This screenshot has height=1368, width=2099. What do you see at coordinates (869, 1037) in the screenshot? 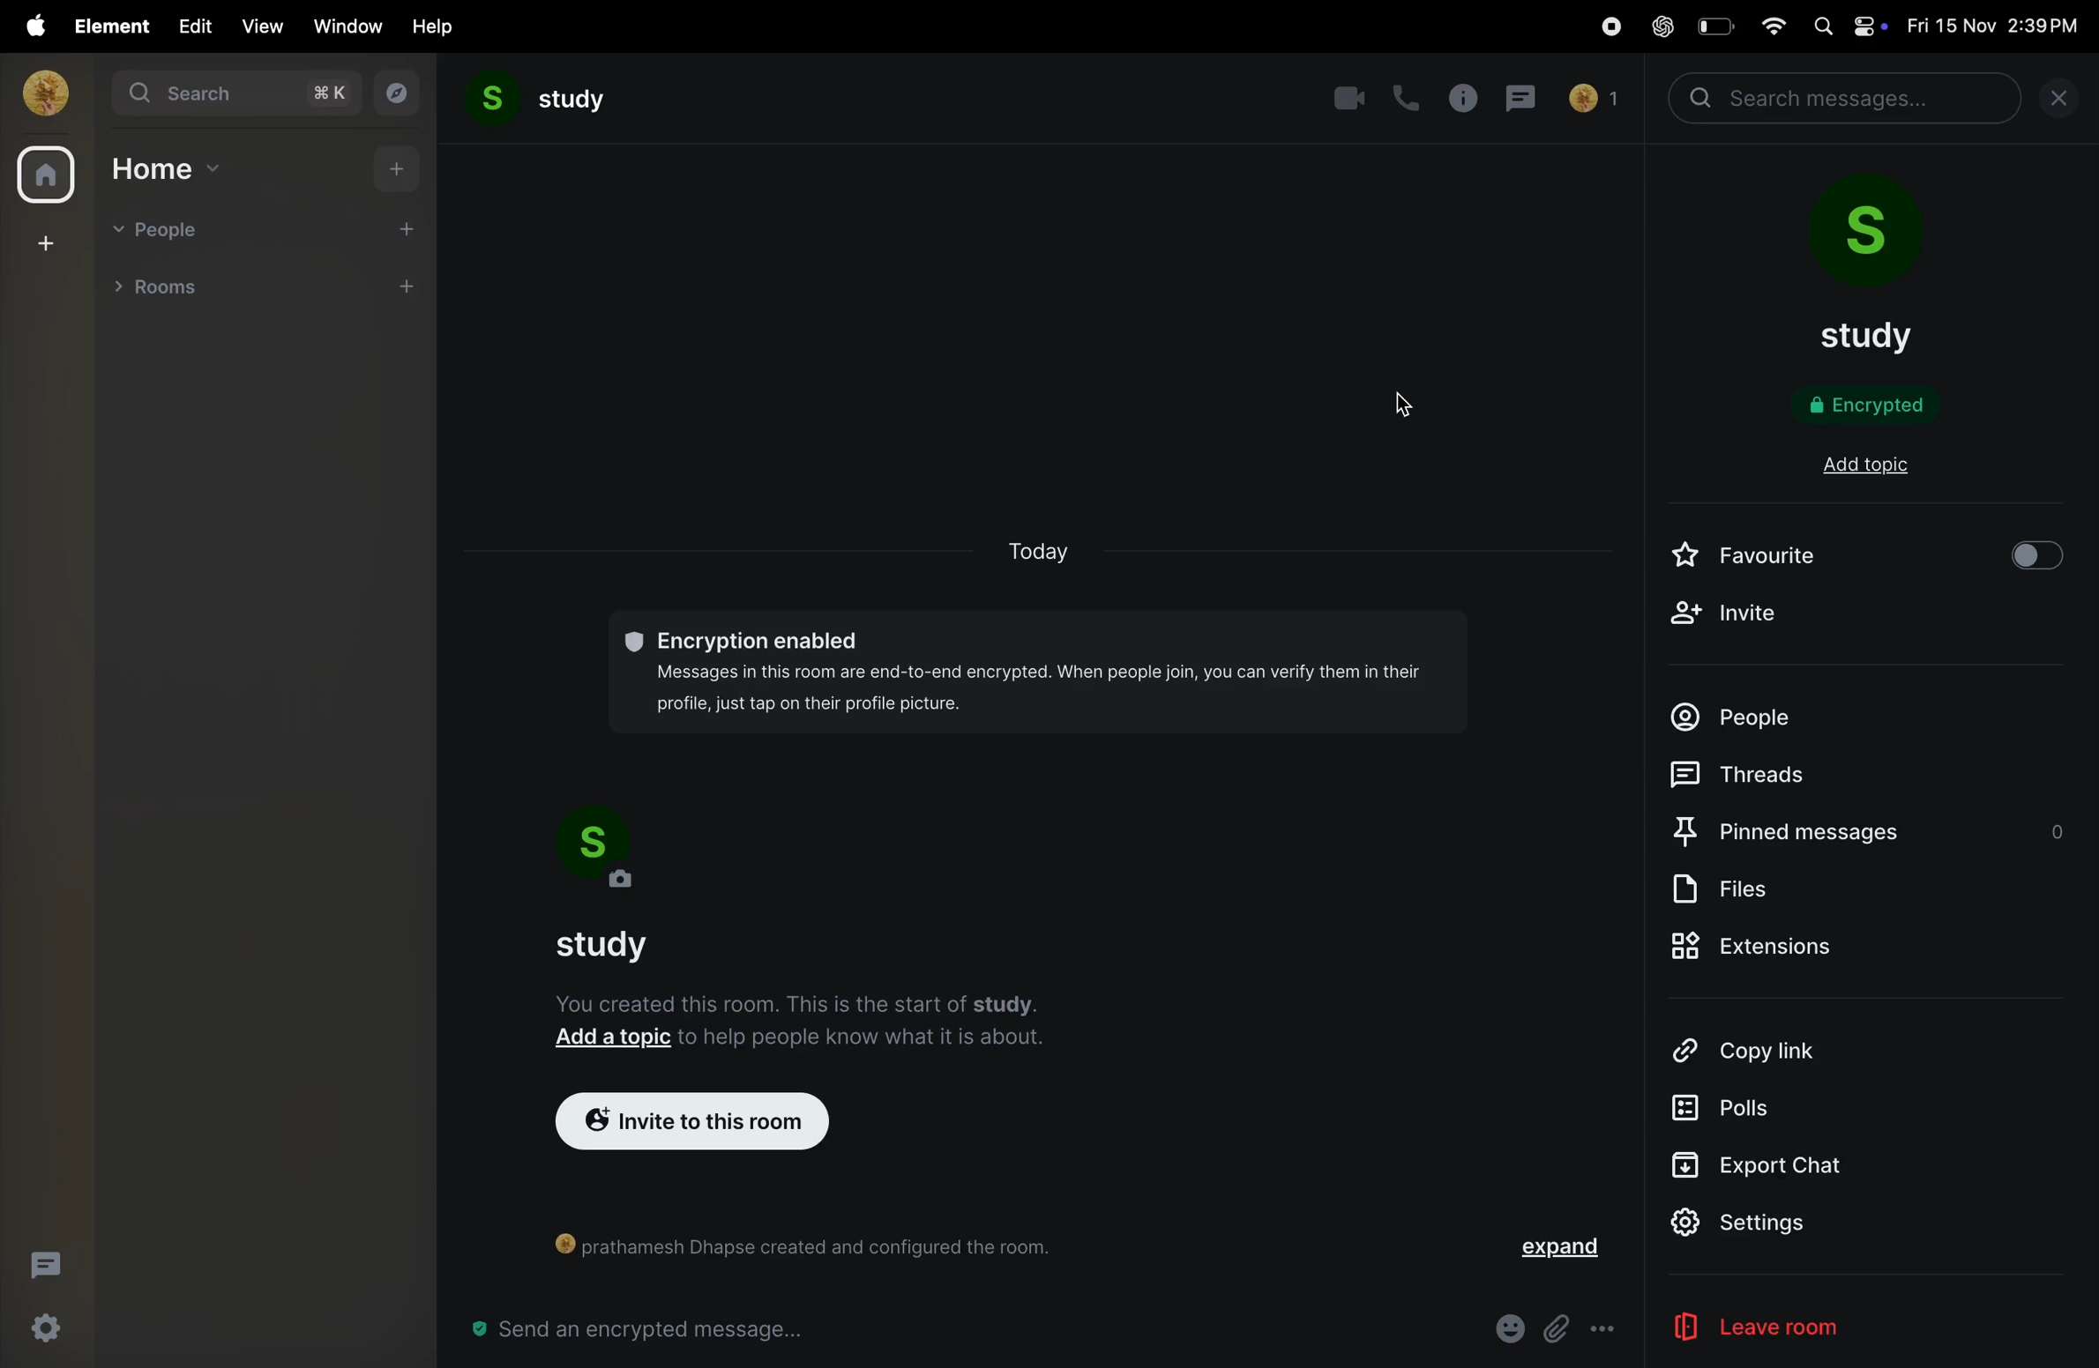
I see `to help people know what it is about.` at bounding box center [869, 1037].